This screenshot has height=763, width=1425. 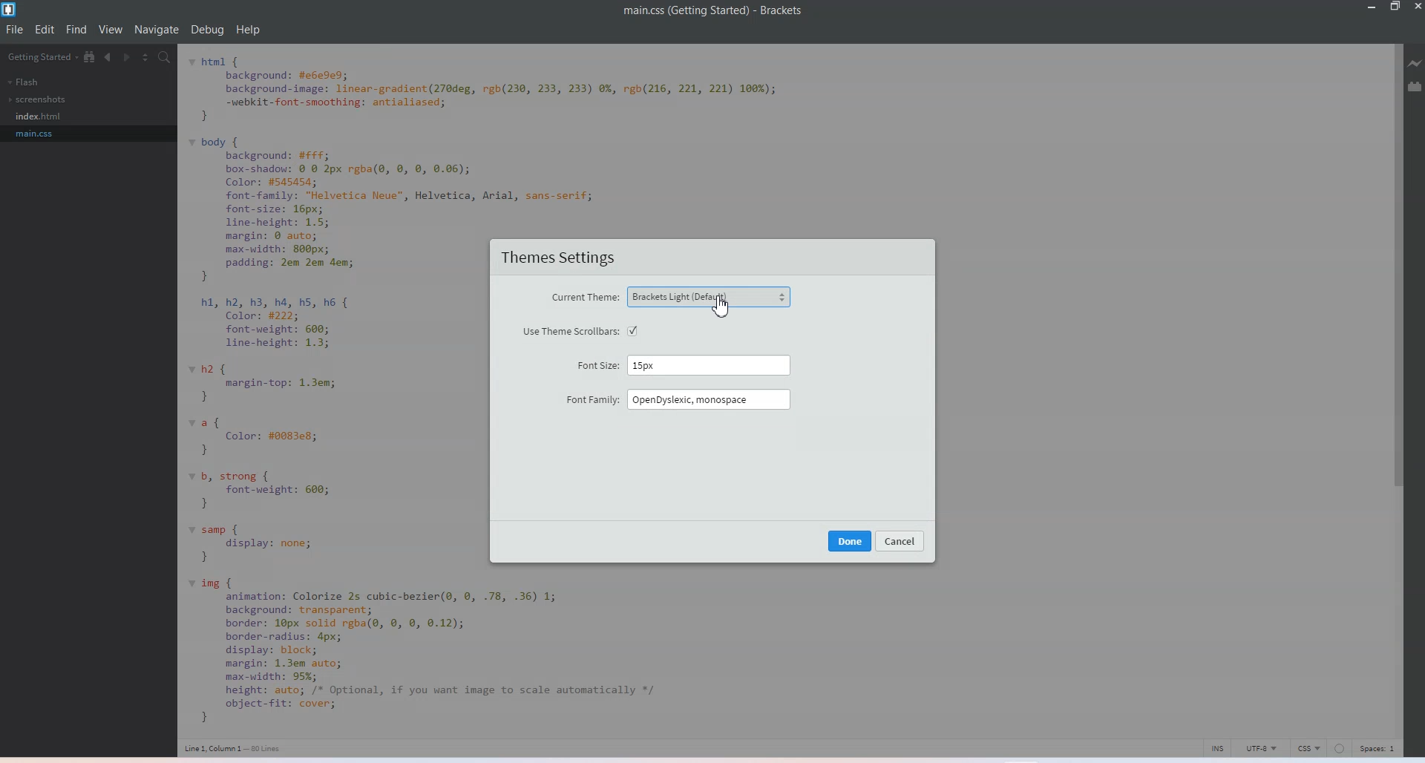 I want to click on Find, so click(x=77, y=29).